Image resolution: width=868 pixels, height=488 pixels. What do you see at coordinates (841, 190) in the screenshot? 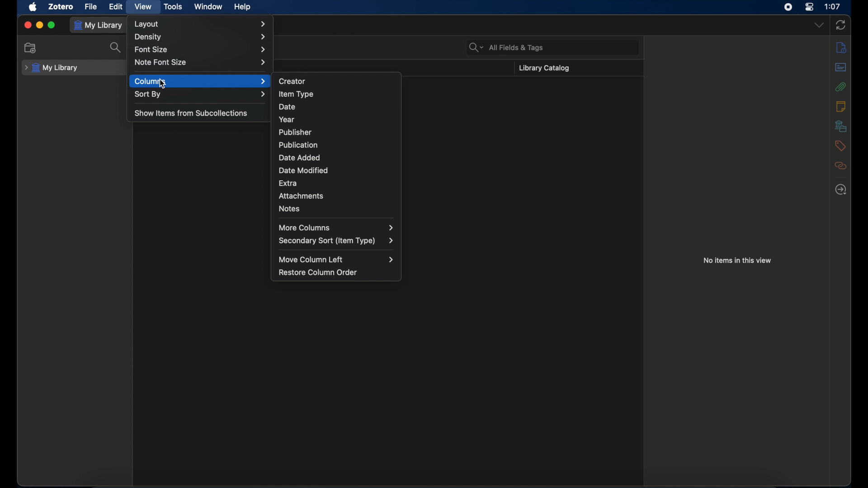
I see `locate` at bounding box center [841, 190].